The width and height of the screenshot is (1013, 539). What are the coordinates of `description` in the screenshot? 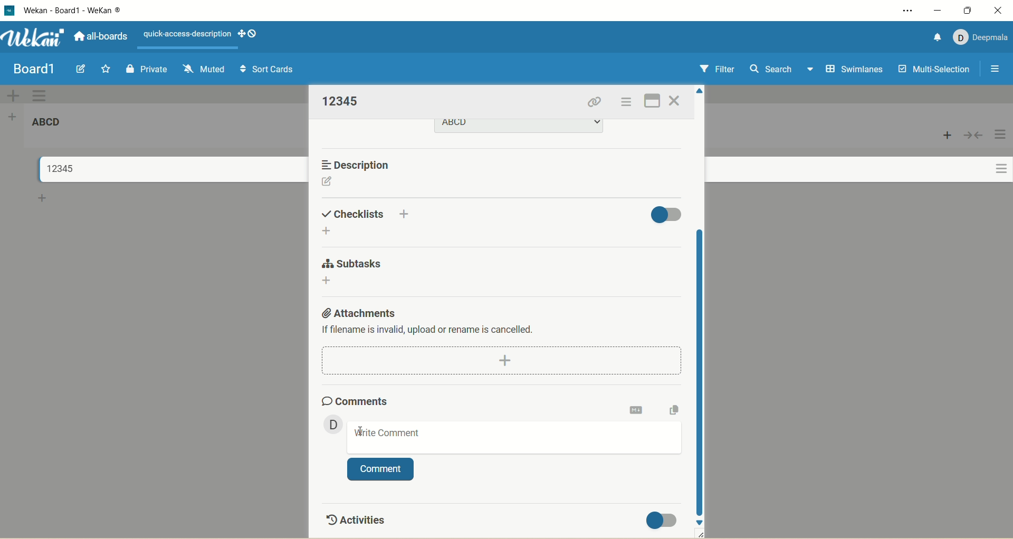 It's located at (359, 165).